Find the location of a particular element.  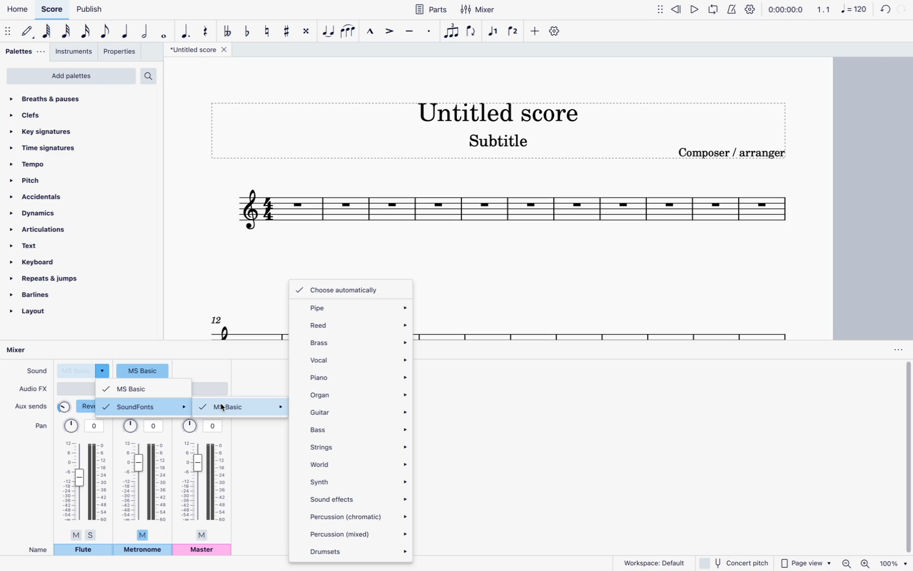

pan is located at coordinates (40, 425).